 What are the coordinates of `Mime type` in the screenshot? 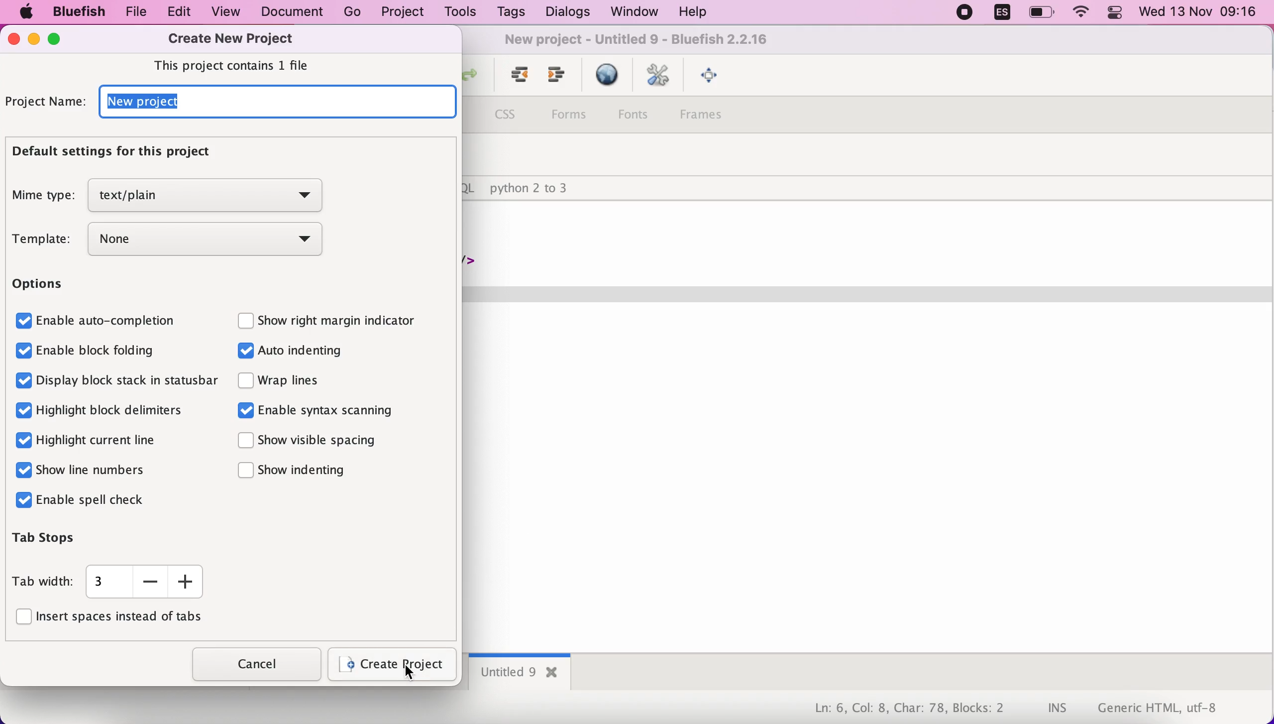 It's located at (40, 197).